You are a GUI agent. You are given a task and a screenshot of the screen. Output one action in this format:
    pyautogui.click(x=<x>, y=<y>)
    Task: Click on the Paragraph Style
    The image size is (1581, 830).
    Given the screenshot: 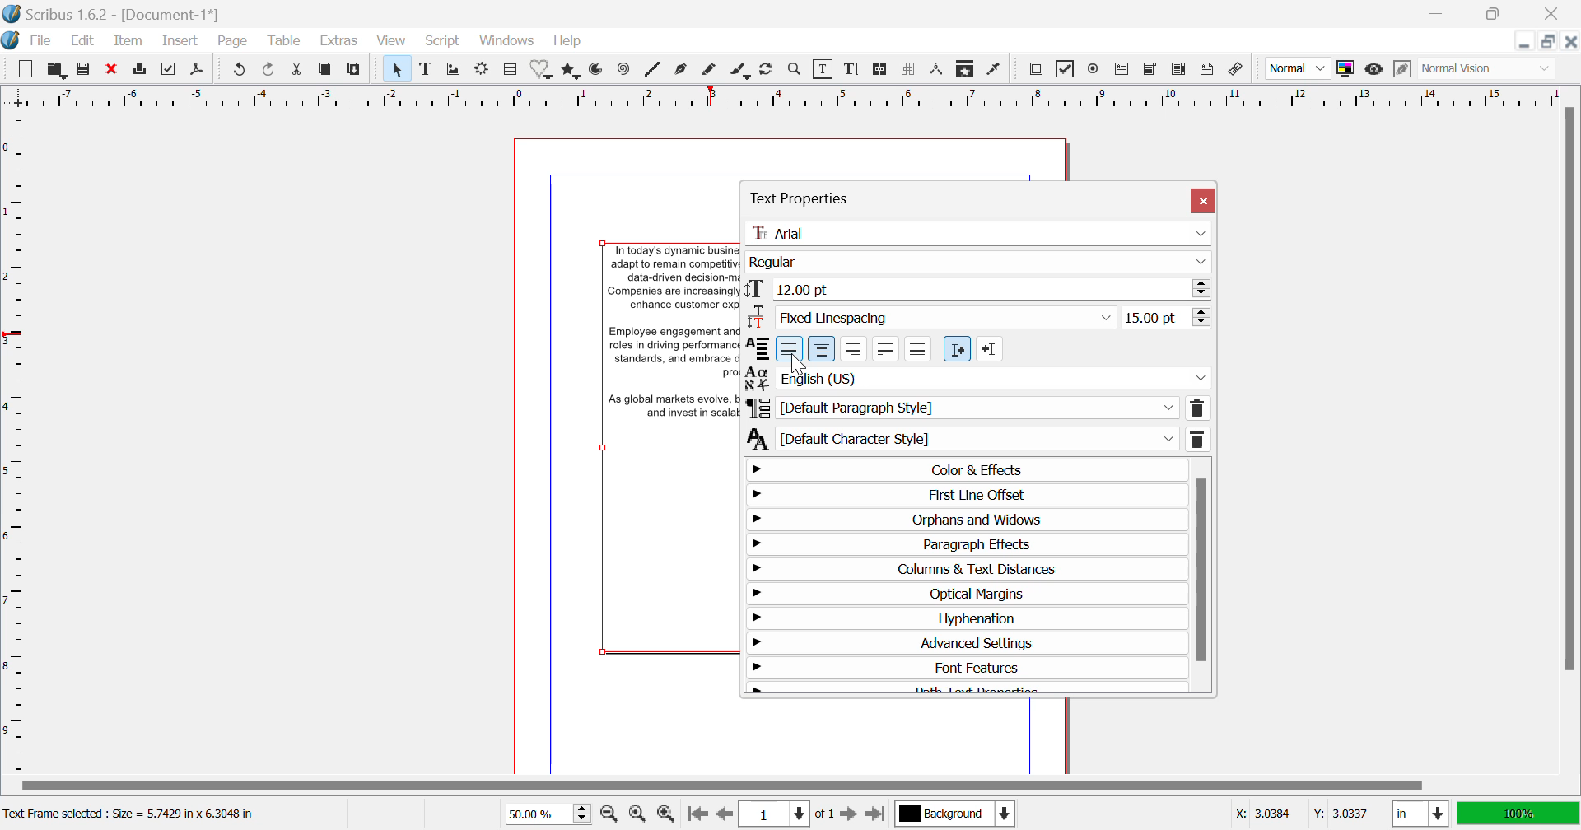 What is the action you would take?
    pyautogui.click(x=977, y=408)
    